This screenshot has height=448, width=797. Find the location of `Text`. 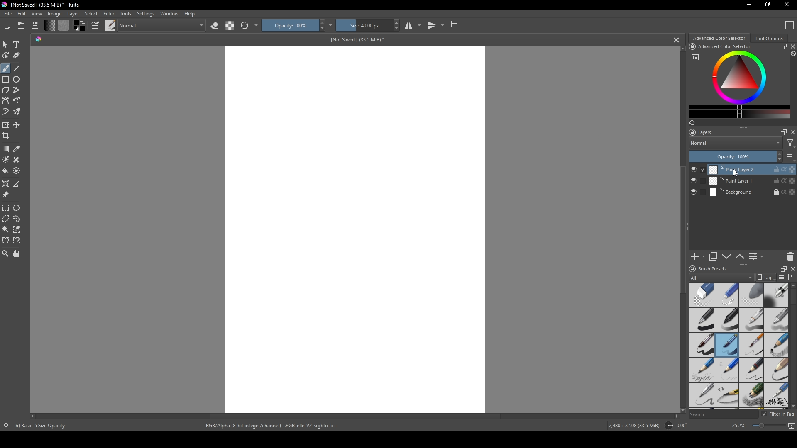

Text is located at coordinates (18, 45).